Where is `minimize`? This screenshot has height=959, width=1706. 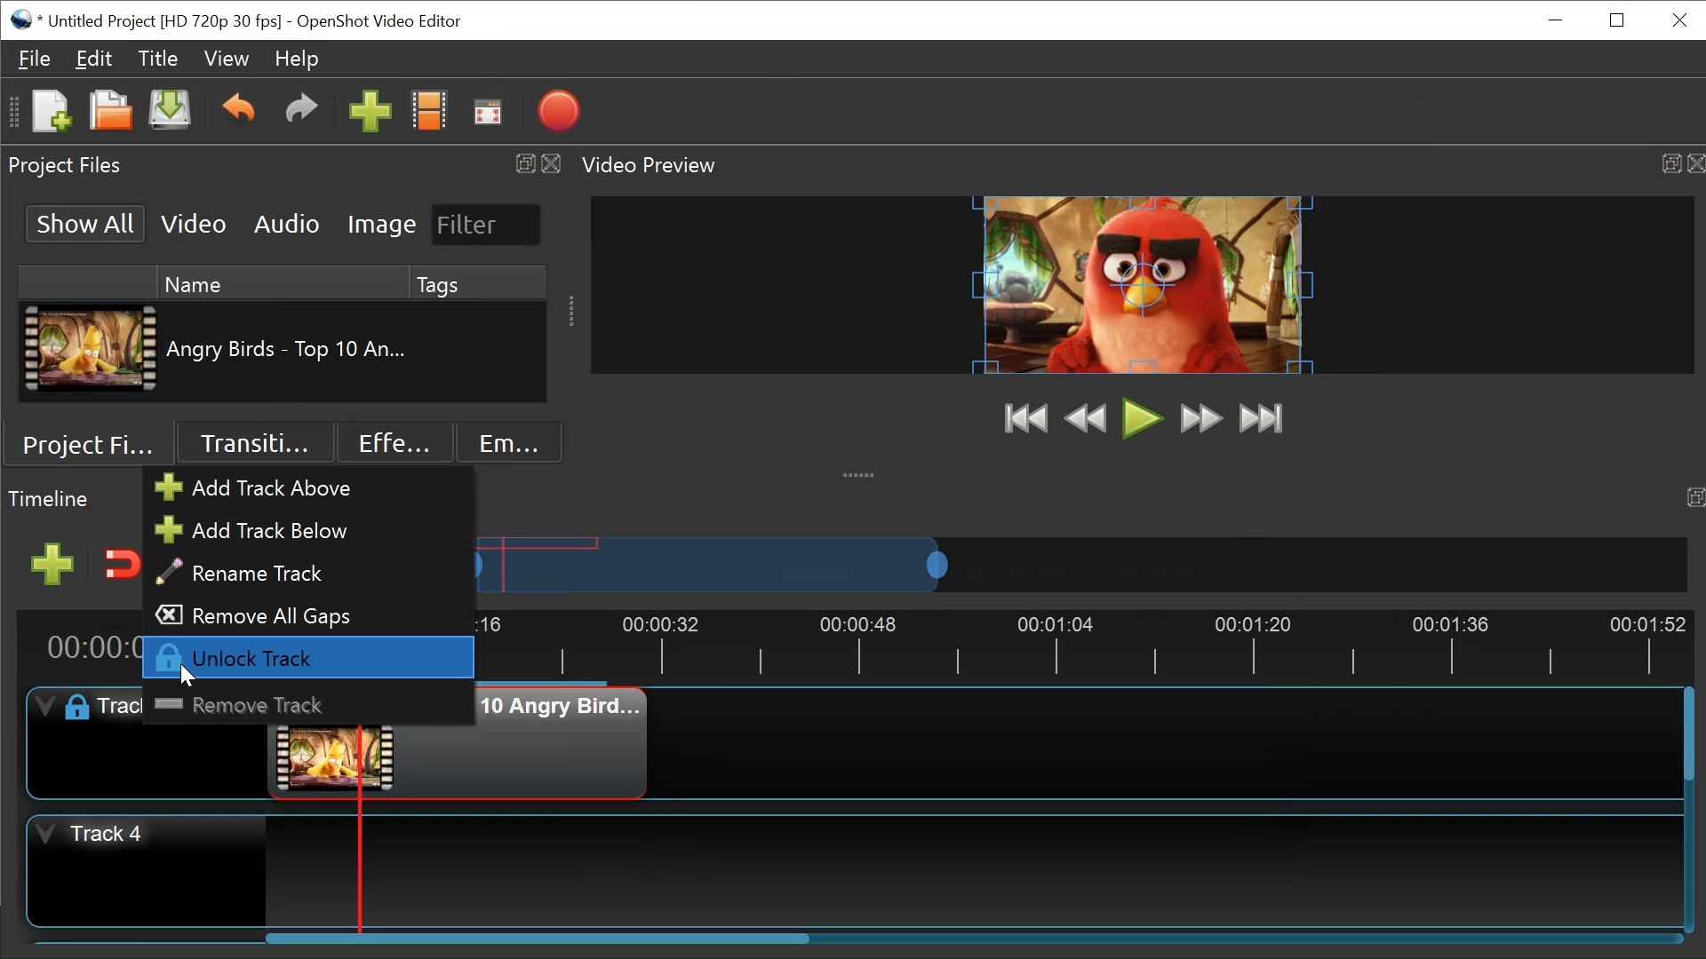 minimize is located at coordinates (1556, 22).